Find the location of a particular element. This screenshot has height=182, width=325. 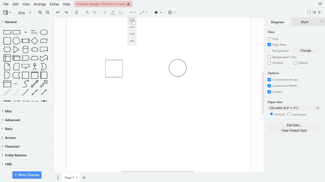

shadow is located at coordinates (277, 63).